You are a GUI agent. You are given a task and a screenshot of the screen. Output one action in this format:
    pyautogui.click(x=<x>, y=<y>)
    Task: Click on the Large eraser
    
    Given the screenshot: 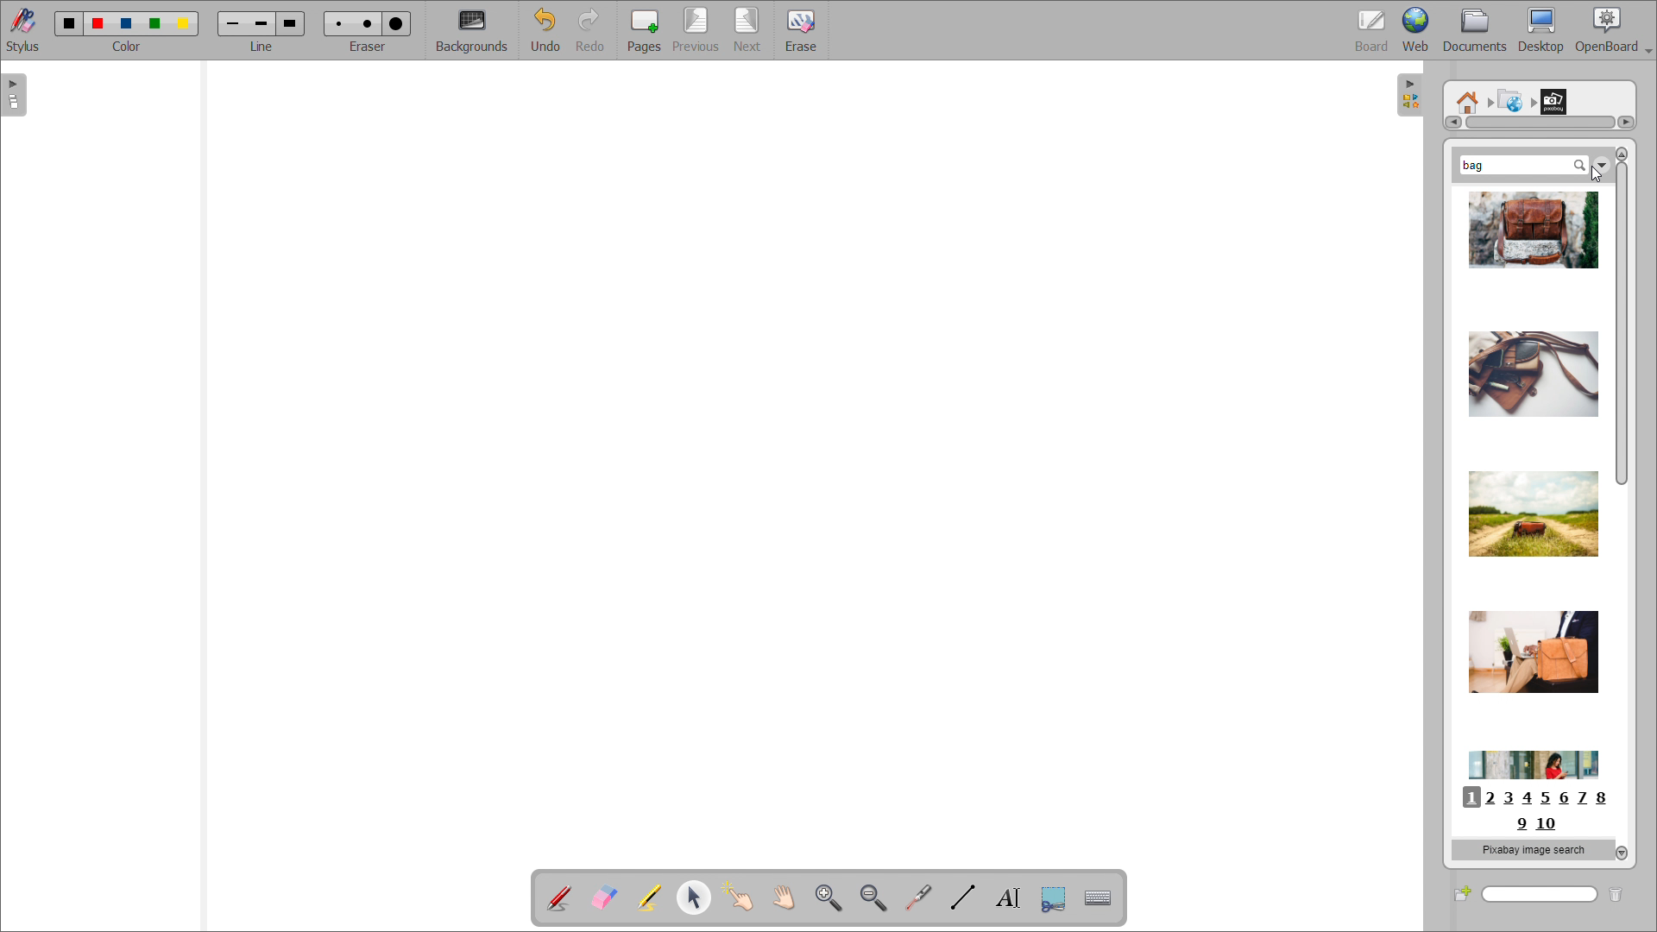 What is the action you would take?
    pyautogui.click(x=400, y=21)
    